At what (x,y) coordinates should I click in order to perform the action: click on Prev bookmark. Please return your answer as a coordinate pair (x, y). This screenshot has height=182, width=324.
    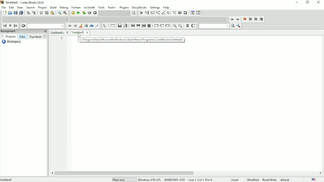
    Looking at the image, I should click on (250, 20).